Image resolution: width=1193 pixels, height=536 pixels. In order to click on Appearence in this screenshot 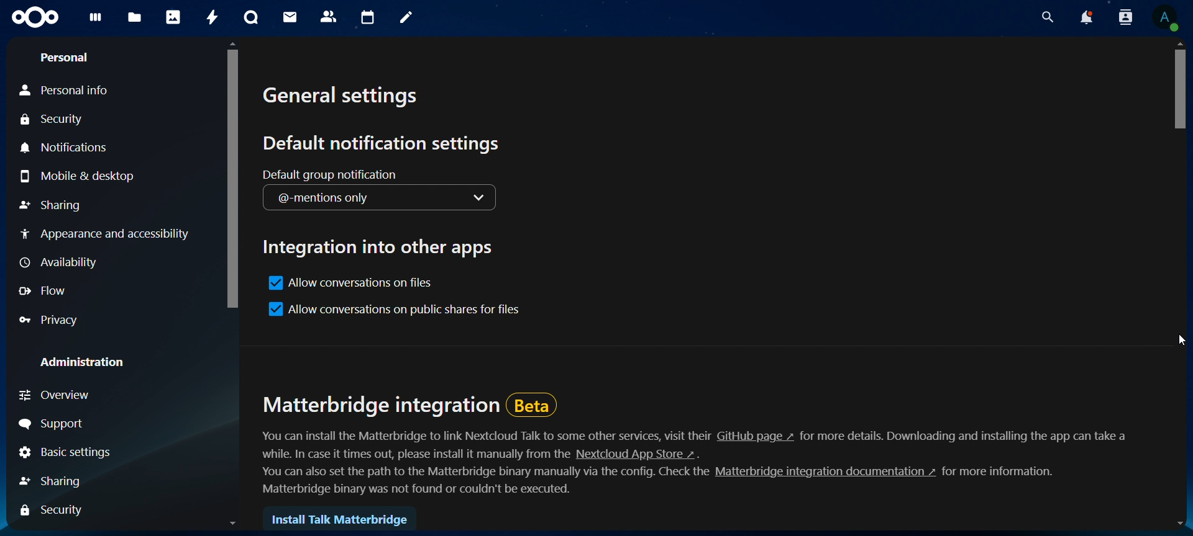, I will do `click(106, 235)`.